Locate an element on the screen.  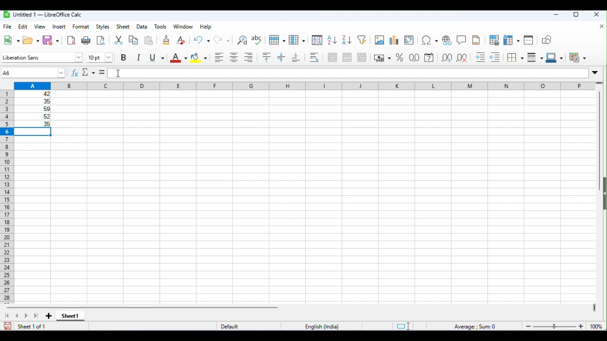
toggle print preview is located at coordinates (101, 41).